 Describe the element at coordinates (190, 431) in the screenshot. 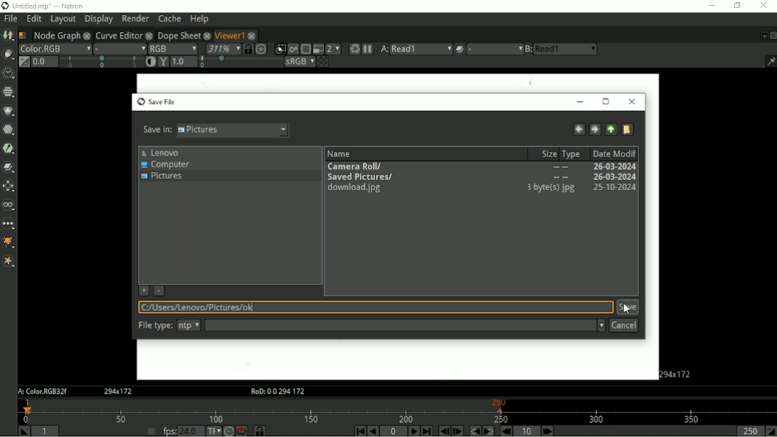

I see `24` at that location.